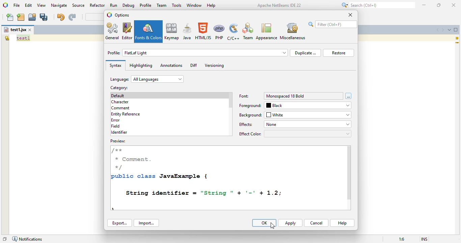 This screenshot has width=461, height=243. Describe the element at coordinates (134, 160) in the screenshot. I see `* Comment.` at that location.